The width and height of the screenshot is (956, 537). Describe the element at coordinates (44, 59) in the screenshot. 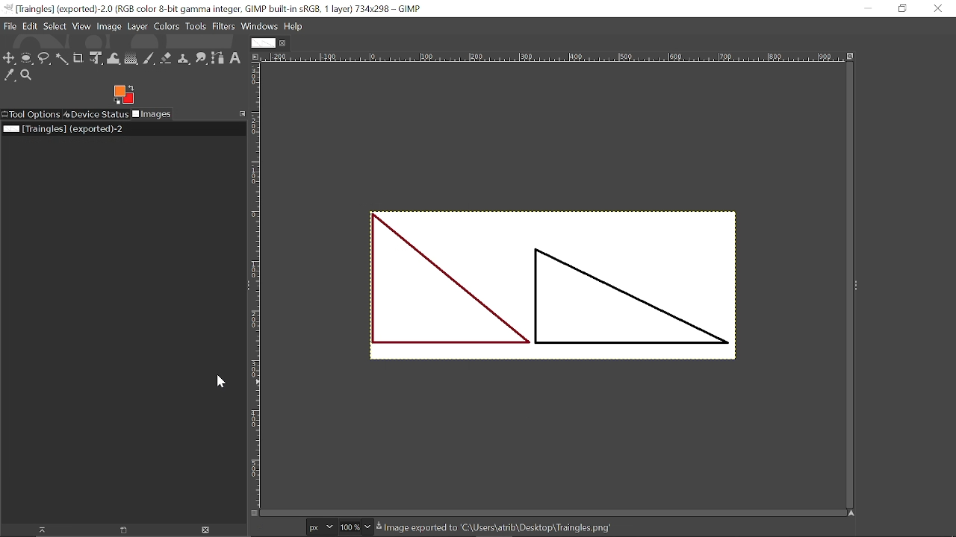

I see `Free select tool` at that location.